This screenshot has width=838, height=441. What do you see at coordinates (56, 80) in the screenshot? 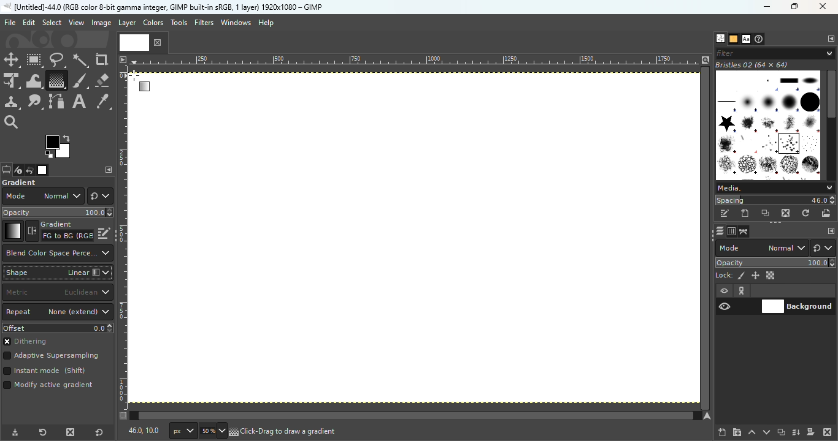
I see `Gradient tool` at bounding box center [56, 80].